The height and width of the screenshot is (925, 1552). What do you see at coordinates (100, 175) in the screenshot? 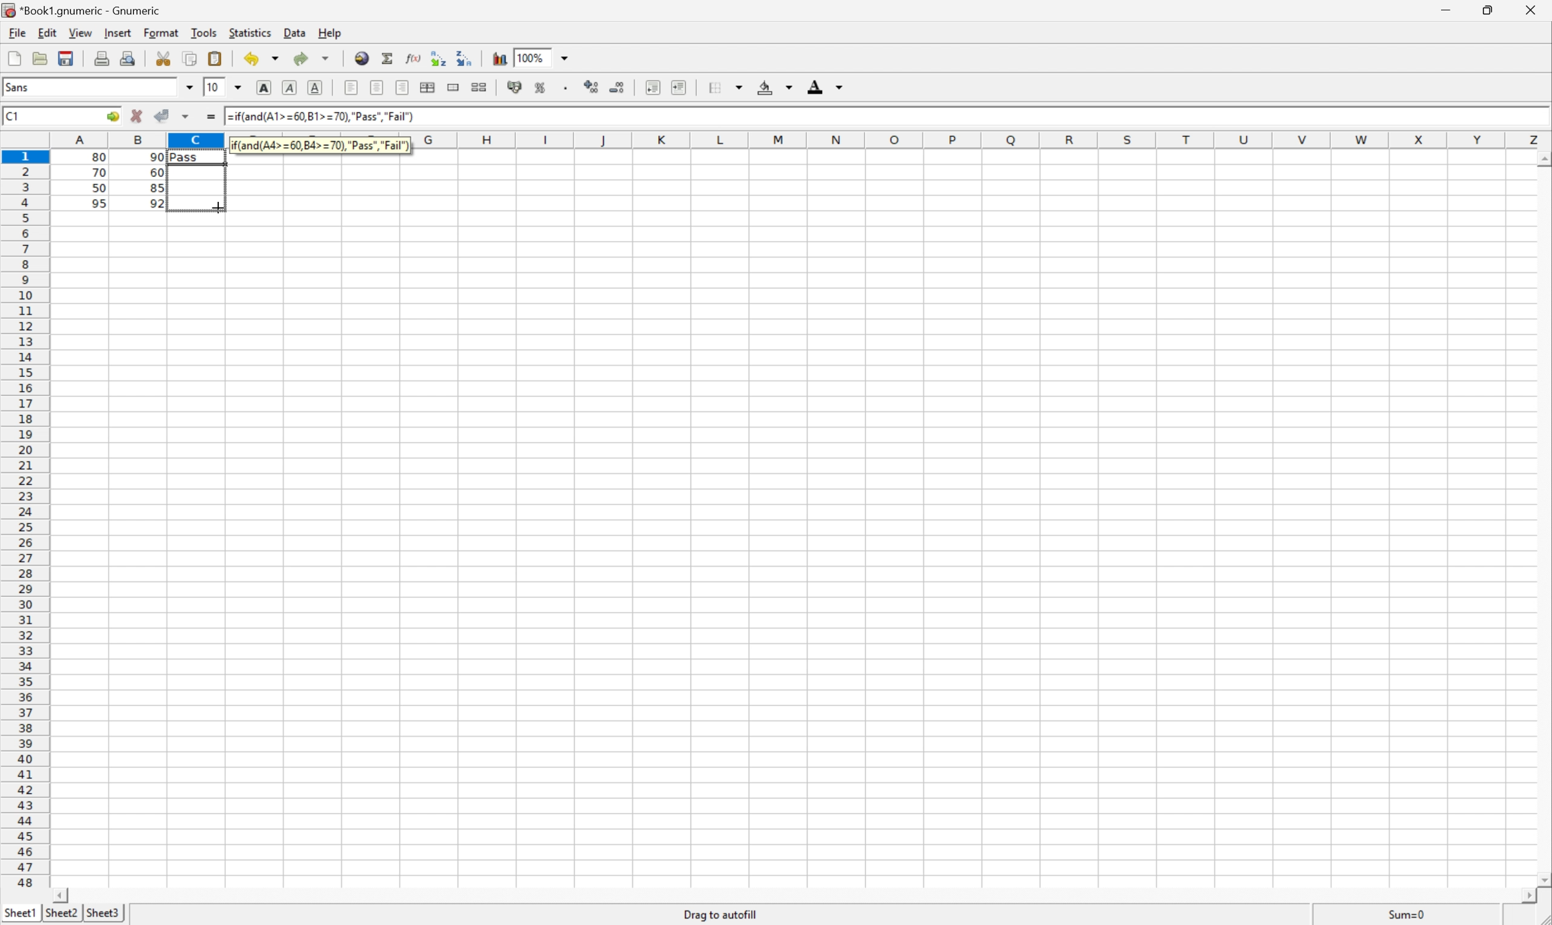
I see `70` at bounding box center [100, 175].